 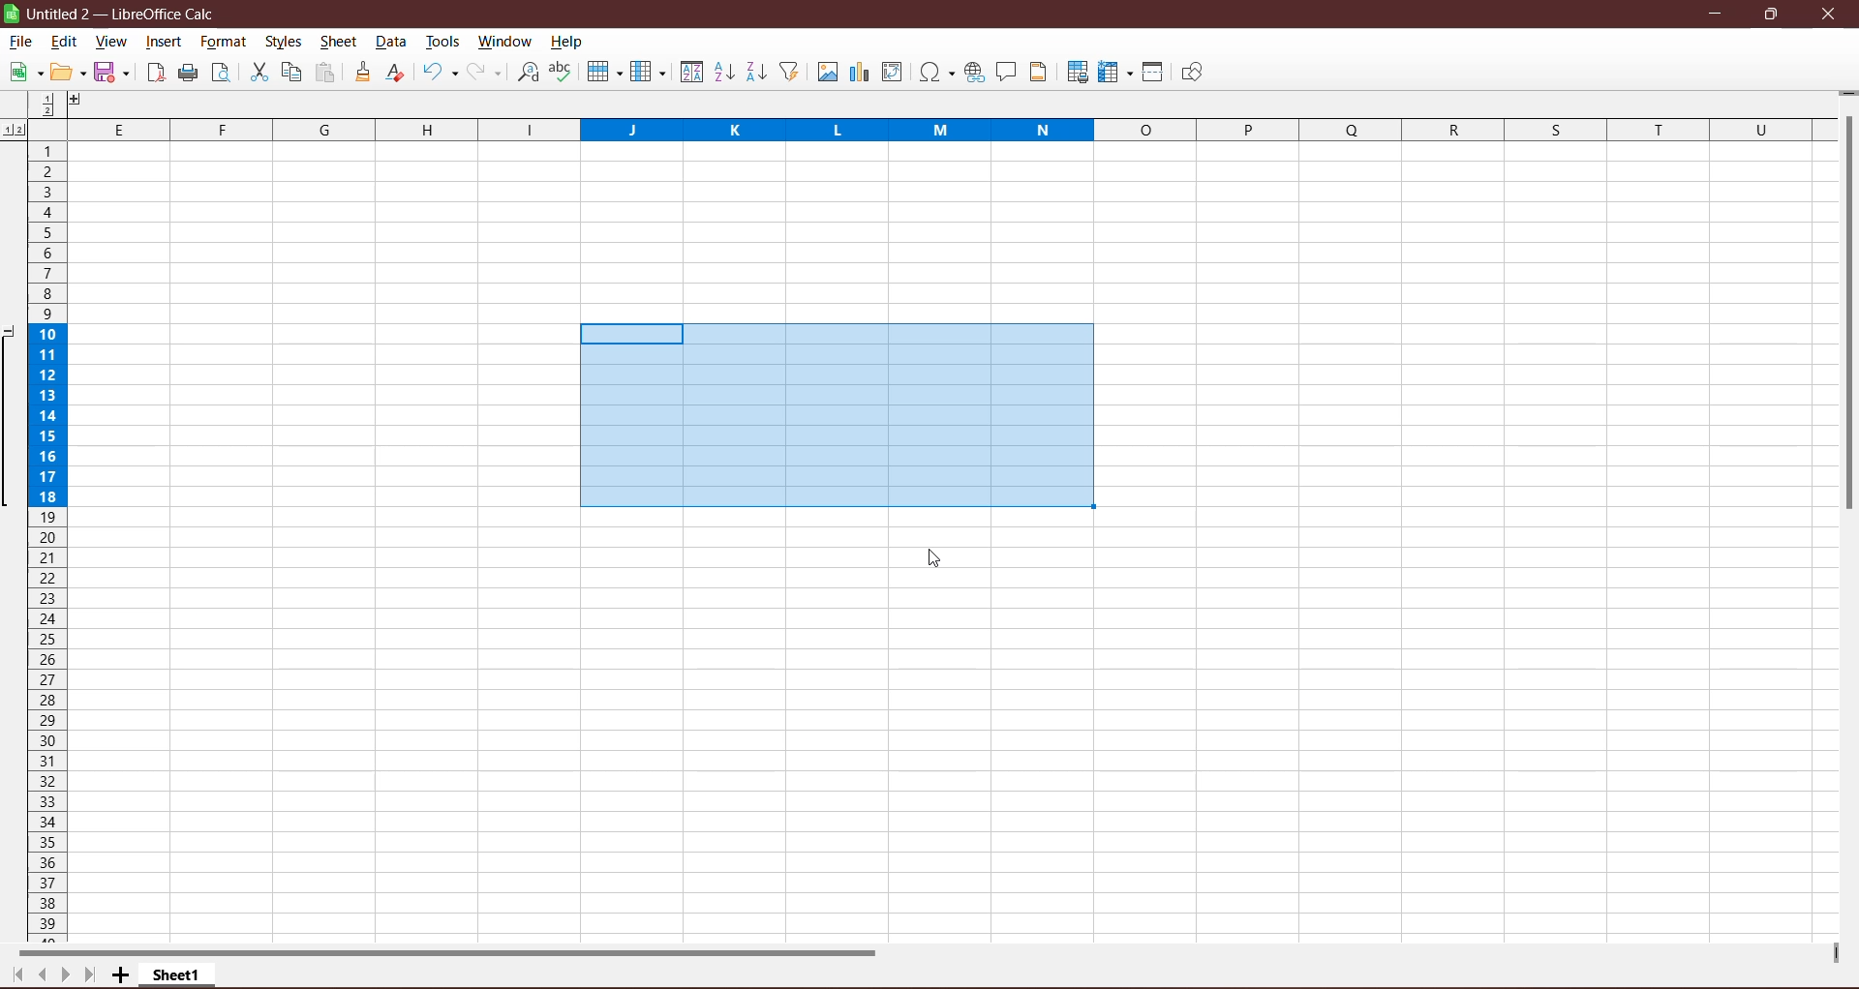 I want to click on Horizontal Scroll Bar, so click(x=460, y=951).